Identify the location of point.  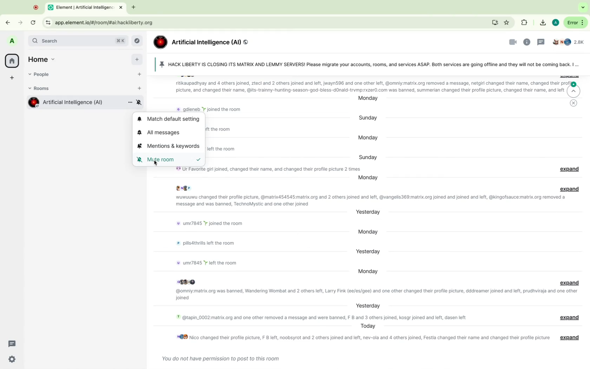
(36, 7).